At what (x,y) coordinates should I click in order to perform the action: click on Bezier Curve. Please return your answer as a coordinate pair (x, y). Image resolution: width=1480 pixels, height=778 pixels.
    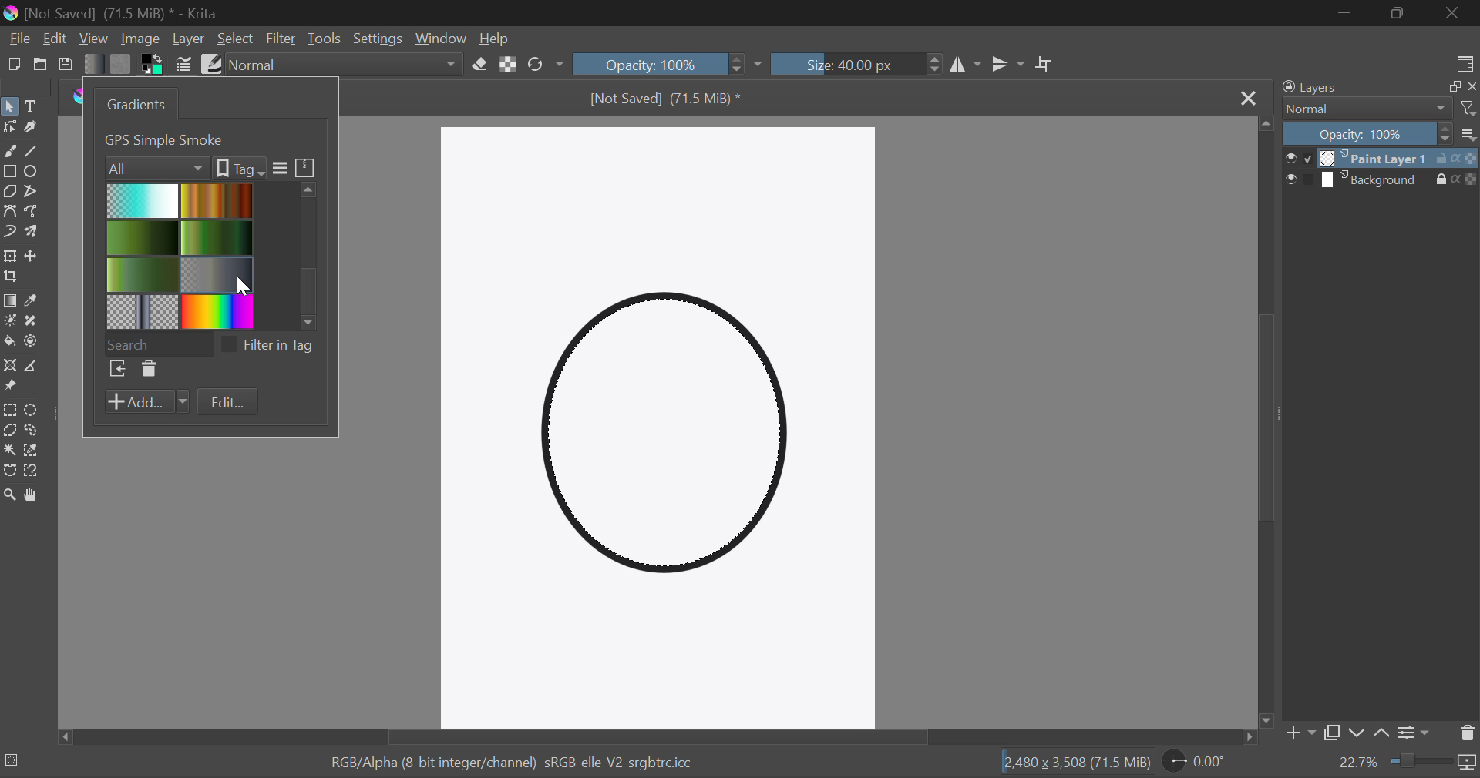
    Looking at the image, I should click on (10, 212).